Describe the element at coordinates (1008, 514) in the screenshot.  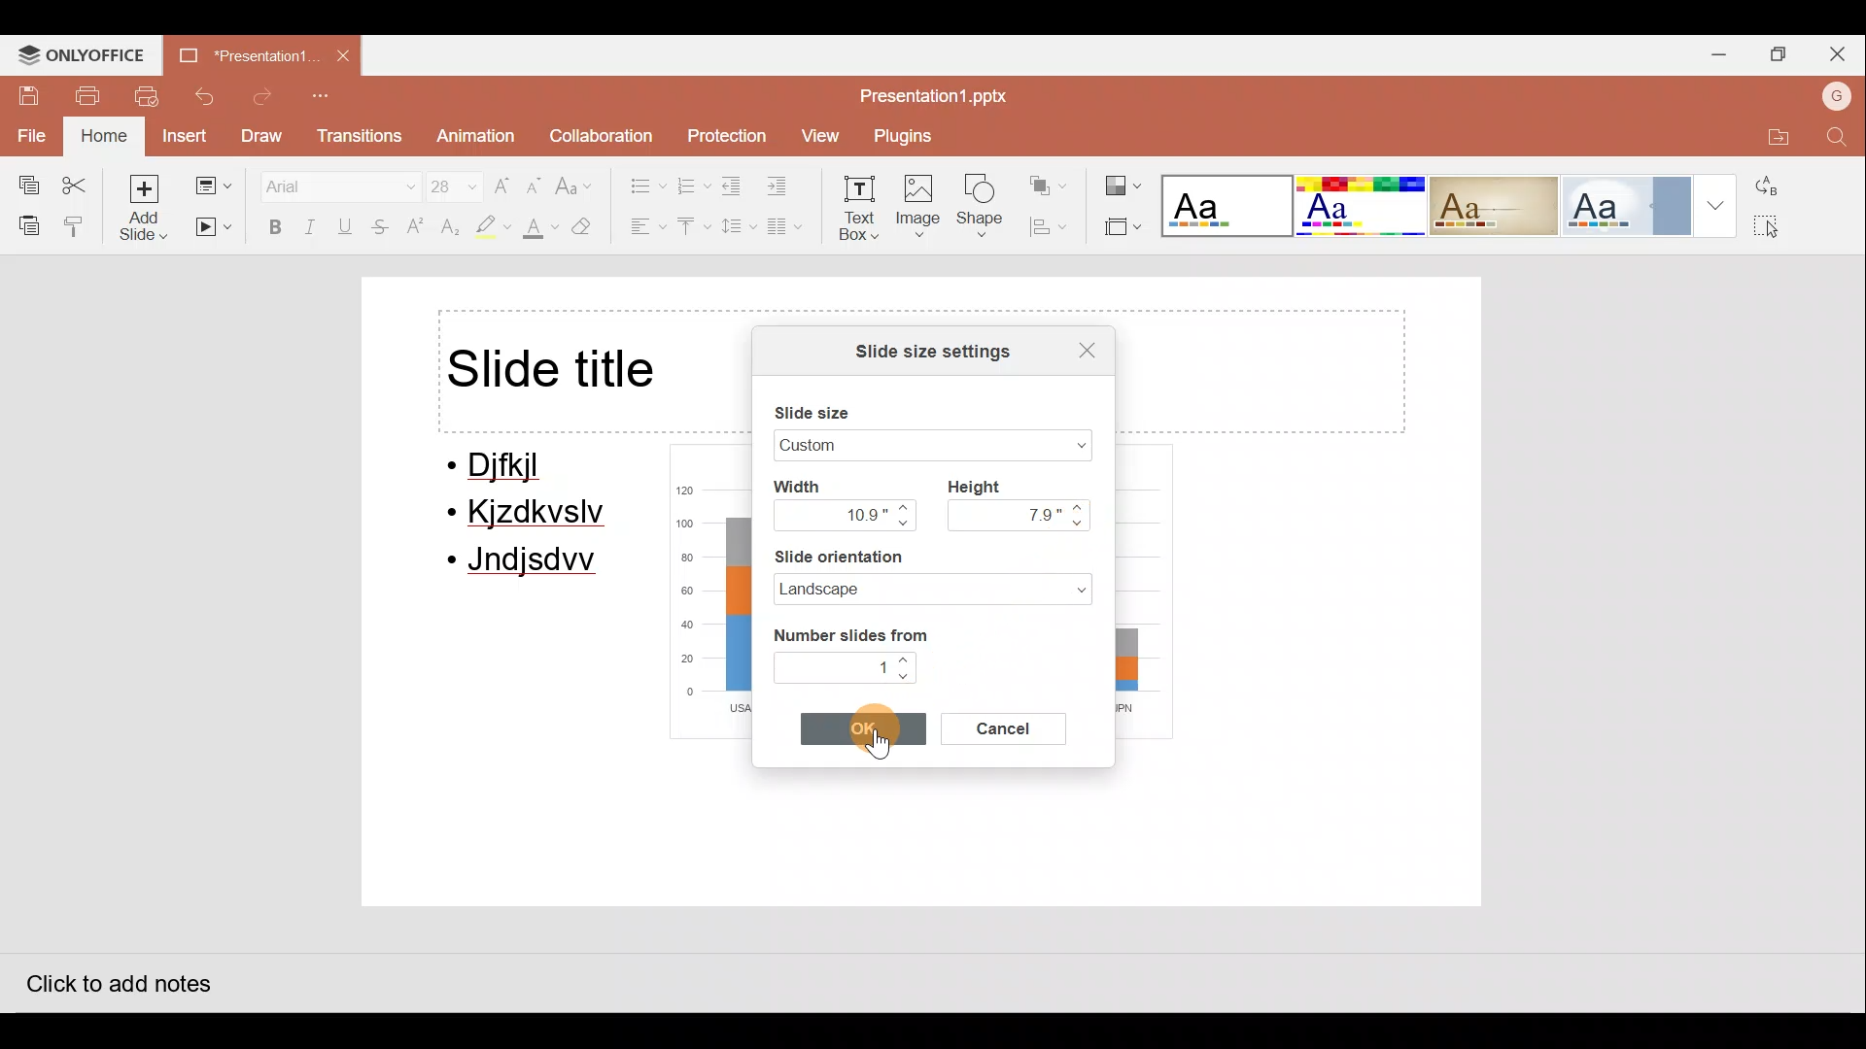
I see `7.9` at that location.